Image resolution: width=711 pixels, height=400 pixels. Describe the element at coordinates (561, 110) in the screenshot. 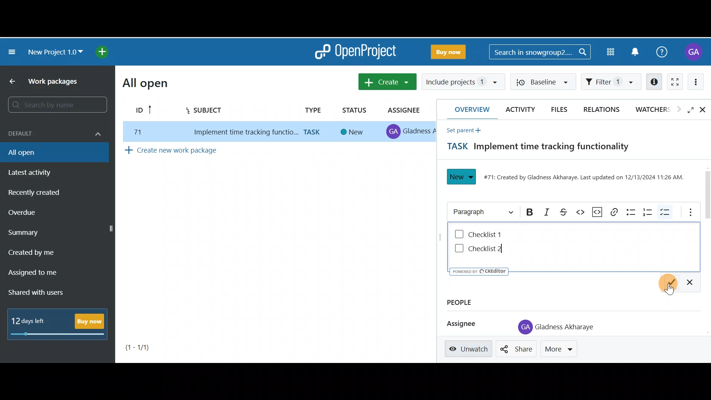

I see `Files` at that location.